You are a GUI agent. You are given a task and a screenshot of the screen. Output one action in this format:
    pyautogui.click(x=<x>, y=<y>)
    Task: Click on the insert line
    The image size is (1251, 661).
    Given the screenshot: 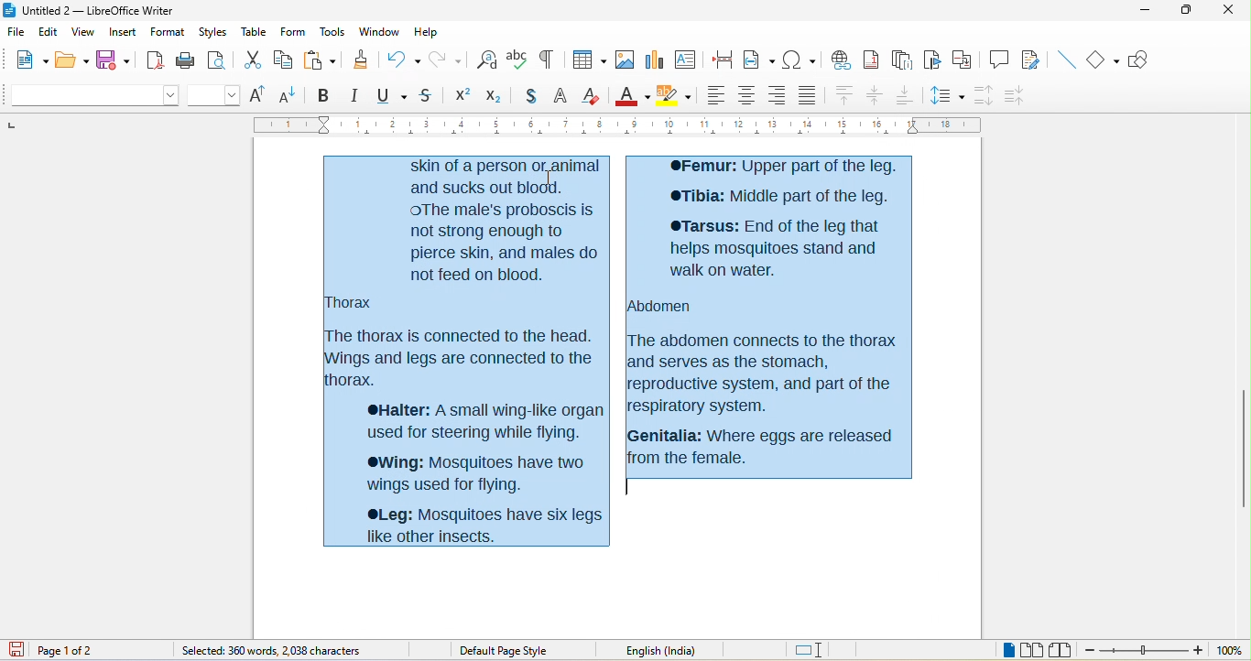 What is the action you would take?
    pyautogui.click(x=1069, y=60)
    